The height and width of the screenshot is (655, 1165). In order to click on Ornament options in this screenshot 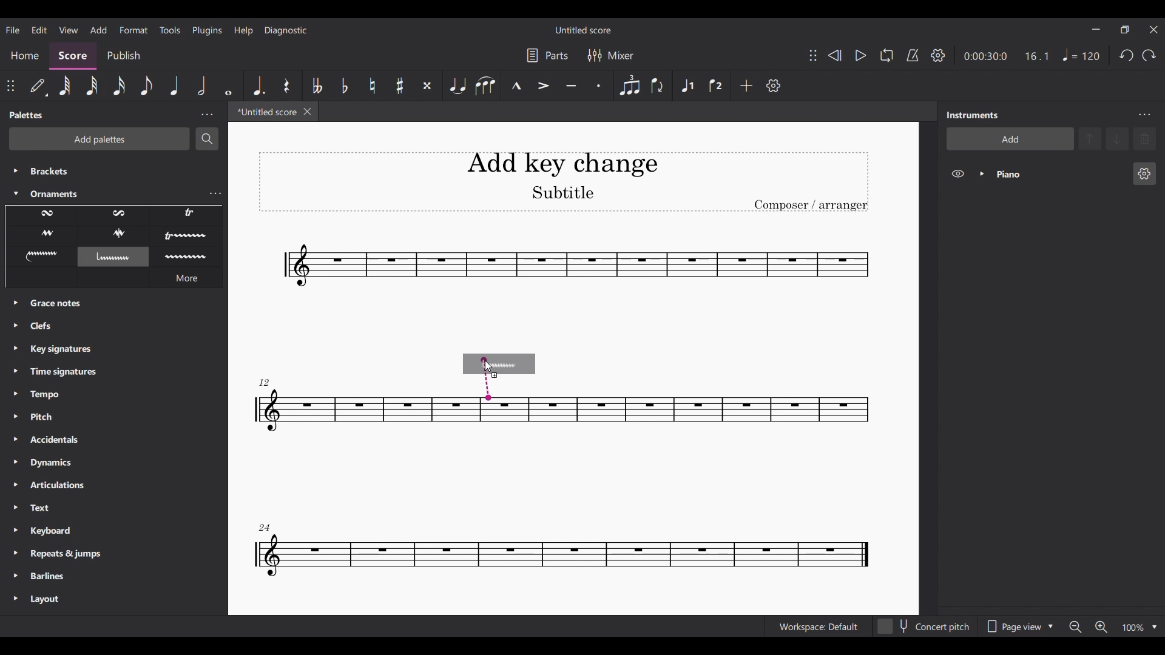, I will do `click(113, 237)`.